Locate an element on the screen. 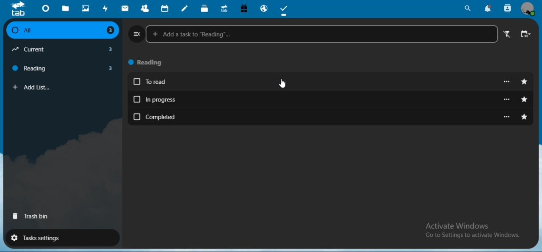 The height and width of the screenshot is (252, 542). active filter is located at coordinates (508, 35).